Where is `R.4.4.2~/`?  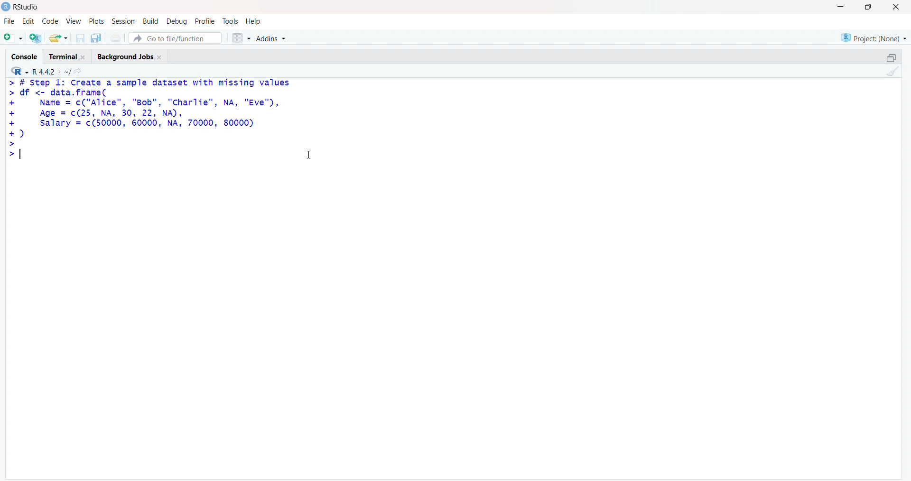
R.4.4.2~/ is located at coordinates (51, 72).